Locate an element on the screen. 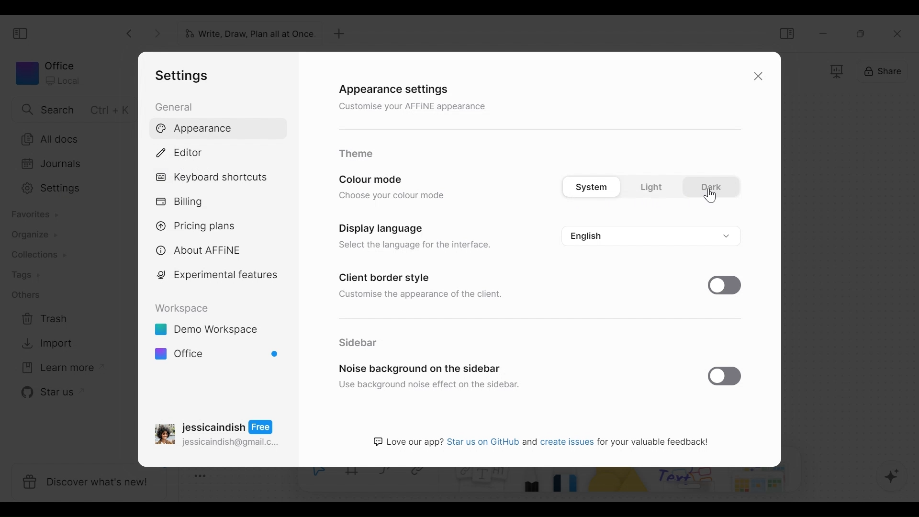  Close is located at coordinates (899, 32).